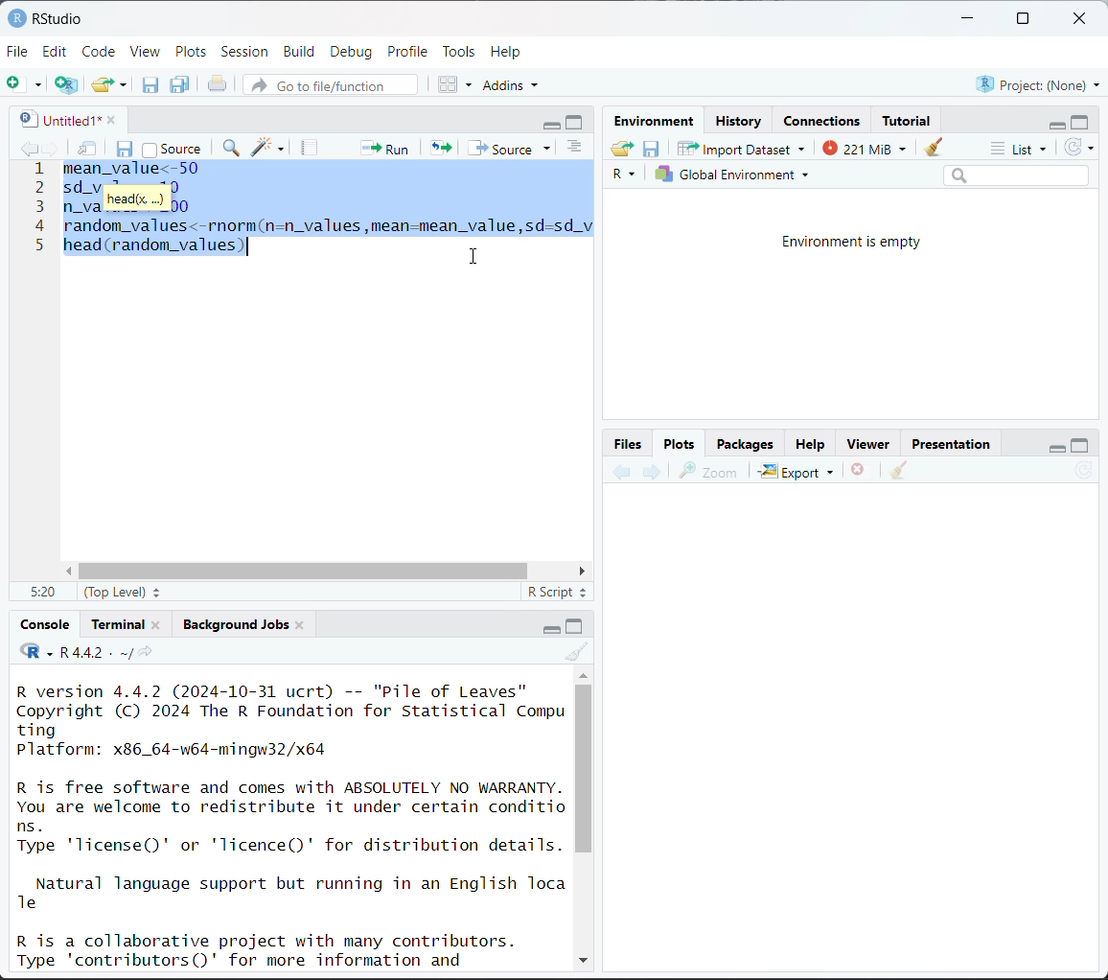  I want to click on R 4.4.2 . ~/, so click(95, 652).